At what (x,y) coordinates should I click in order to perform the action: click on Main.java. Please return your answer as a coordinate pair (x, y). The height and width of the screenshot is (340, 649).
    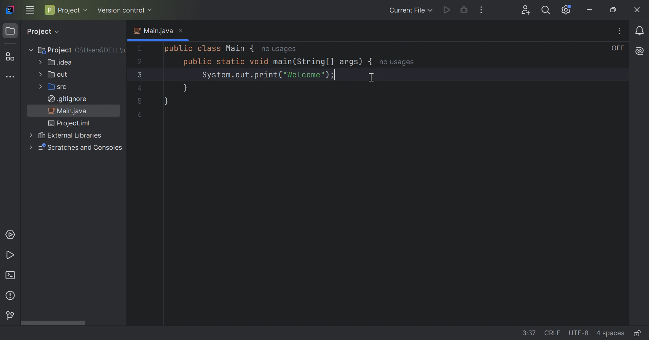
    Looking at the image, I should click on (68, 112).